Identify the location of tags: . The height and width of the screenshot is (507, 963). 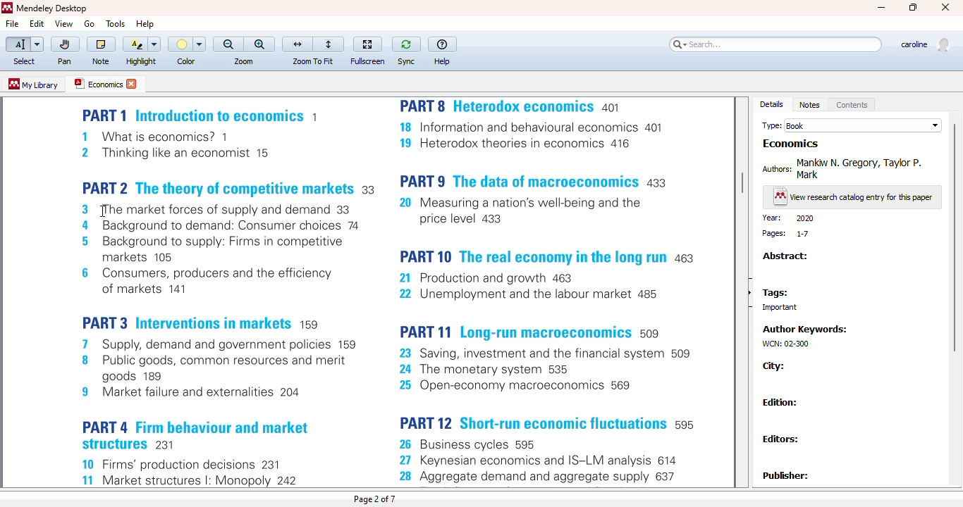
(775, 294).